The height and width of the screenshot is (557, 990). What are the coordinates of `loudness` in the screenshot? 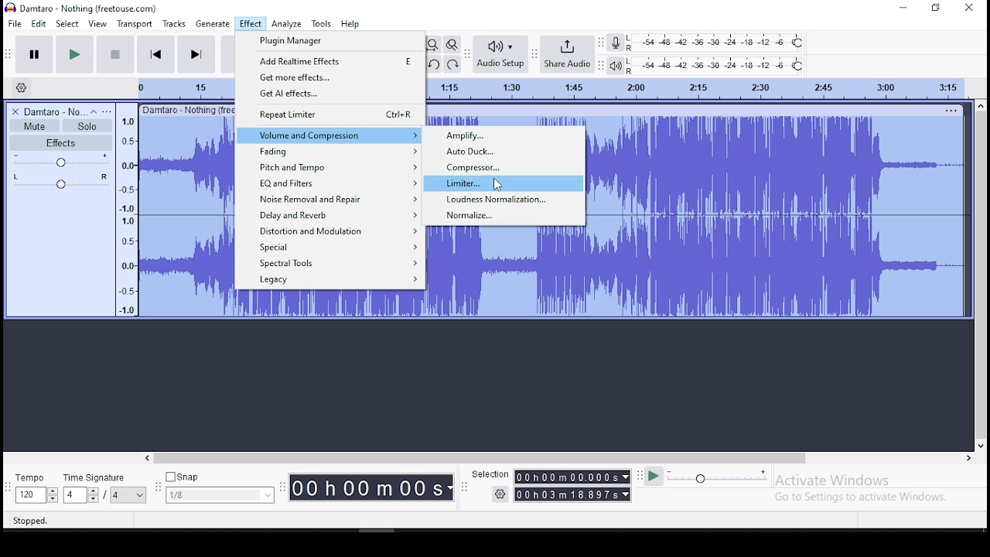 It's located at (504, 200).